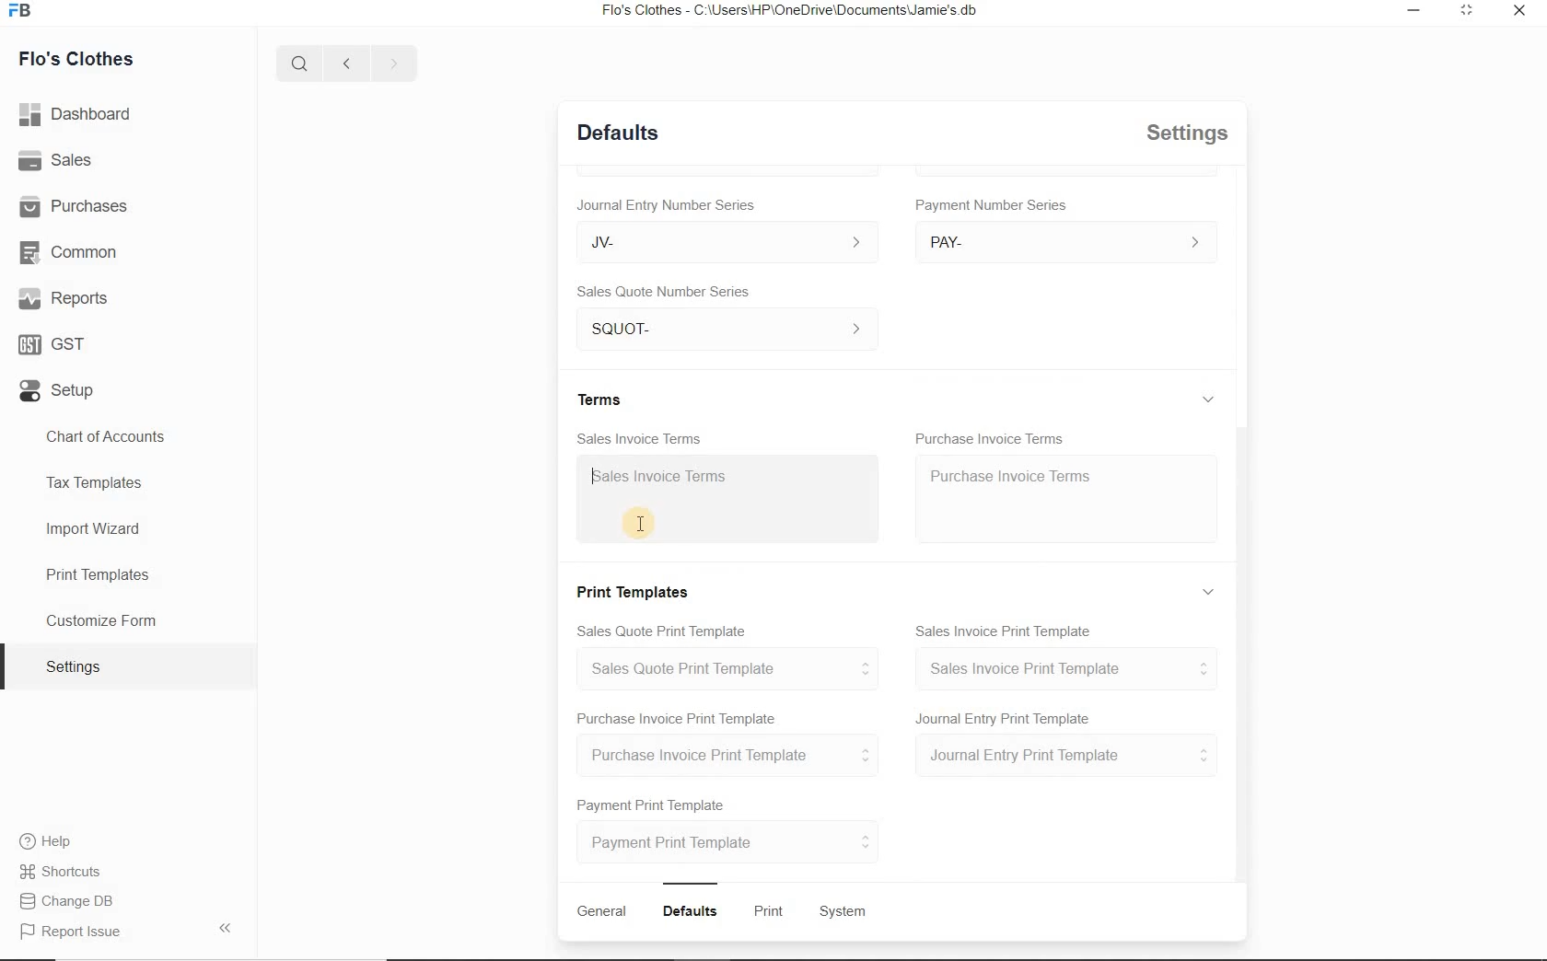 This screenshot has width=1547, height=961. I want to click on Change DB, so click(65, 901).